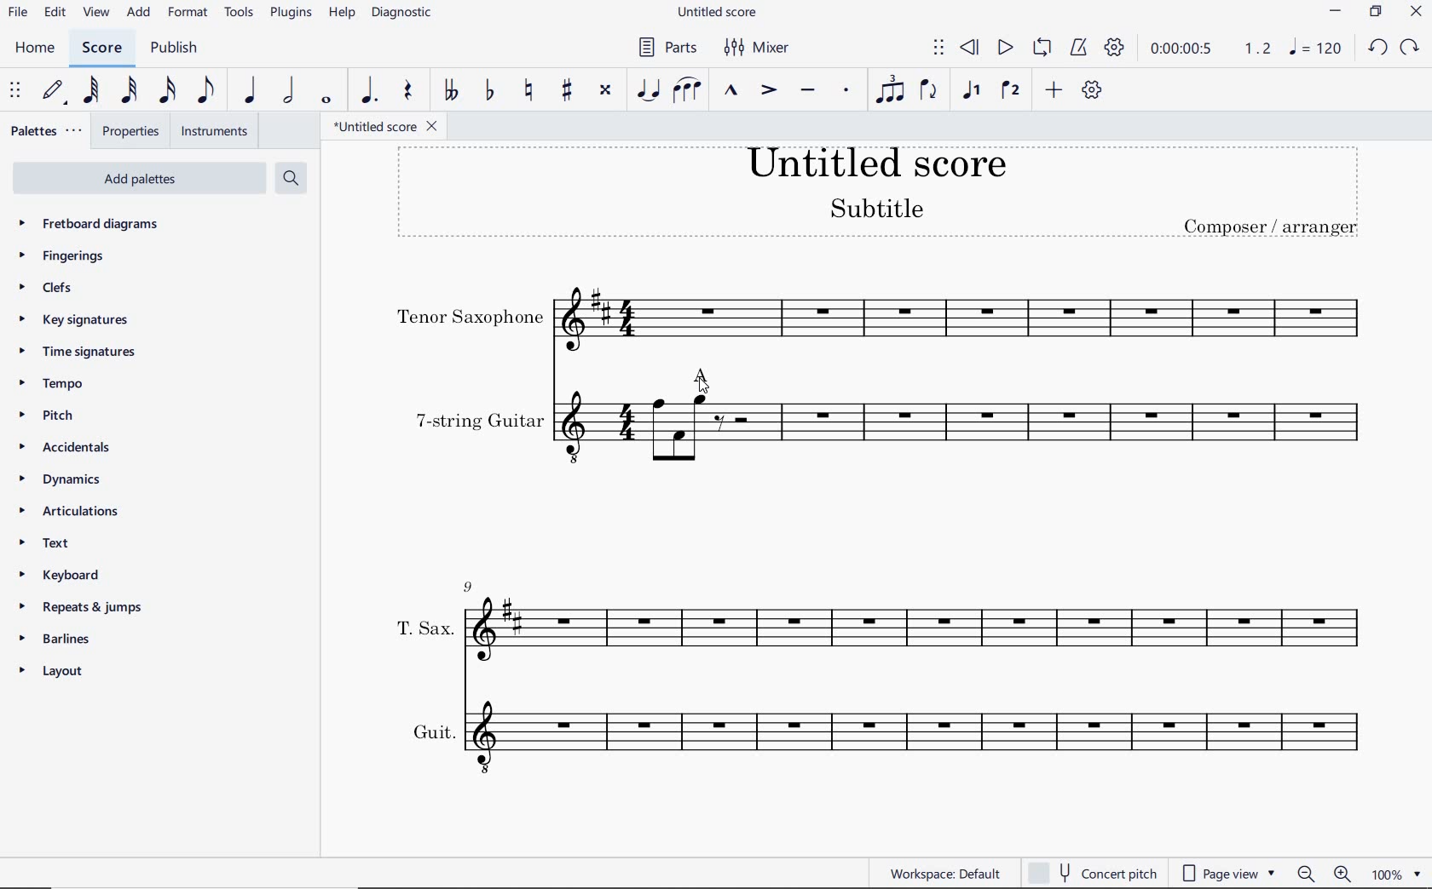 This screenshot has width=1432, height=889. Describe the element at coordinates (384, 127) in the screenshot. I see `FILE NAME` at that location.